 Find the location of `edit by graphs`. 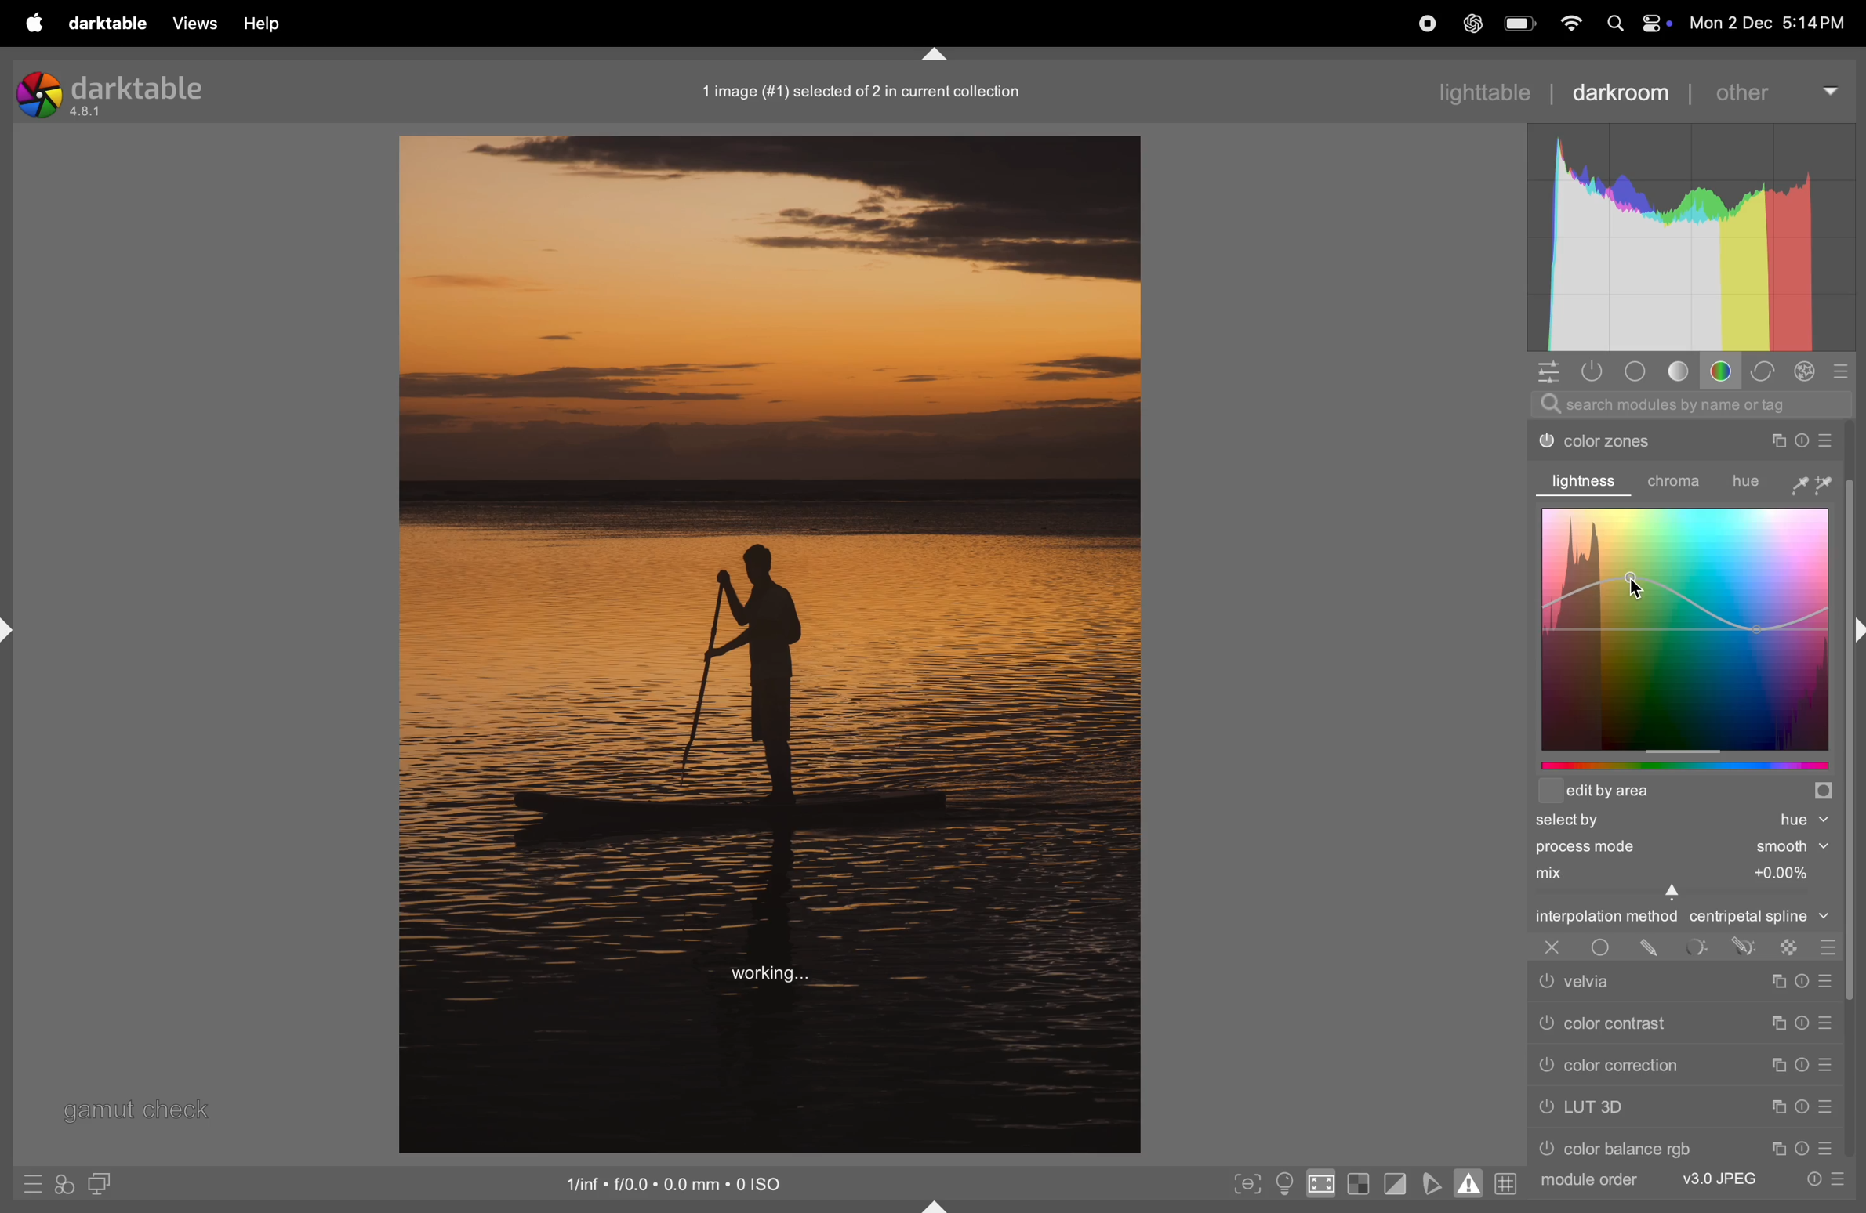

edit by graphs is located at coordinates (1690, 768).